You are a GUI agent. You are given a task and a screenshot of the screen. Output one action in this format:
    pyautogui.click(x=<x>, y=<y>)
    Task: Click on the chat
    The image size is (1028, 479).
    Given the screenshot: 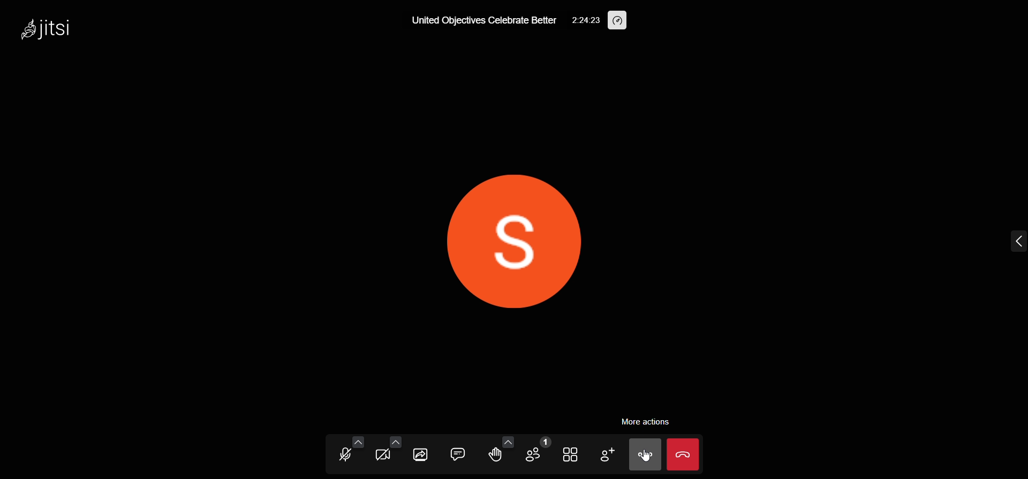 What is the action you would take?
    pyautogui.click(x=457, y=453)
    